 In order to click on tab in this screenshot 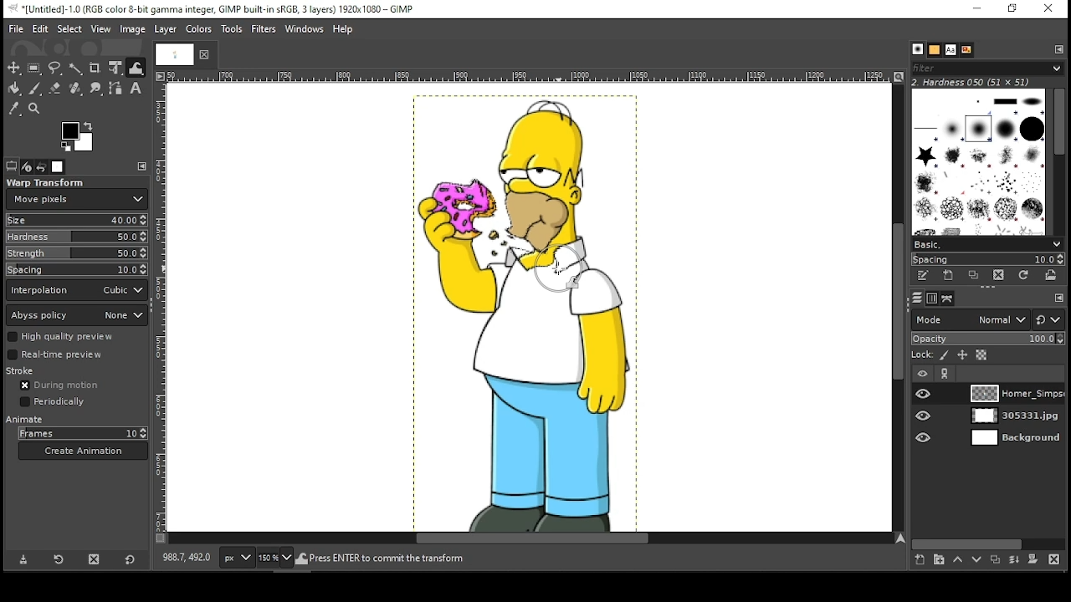, I will do `click(177, 56)`.